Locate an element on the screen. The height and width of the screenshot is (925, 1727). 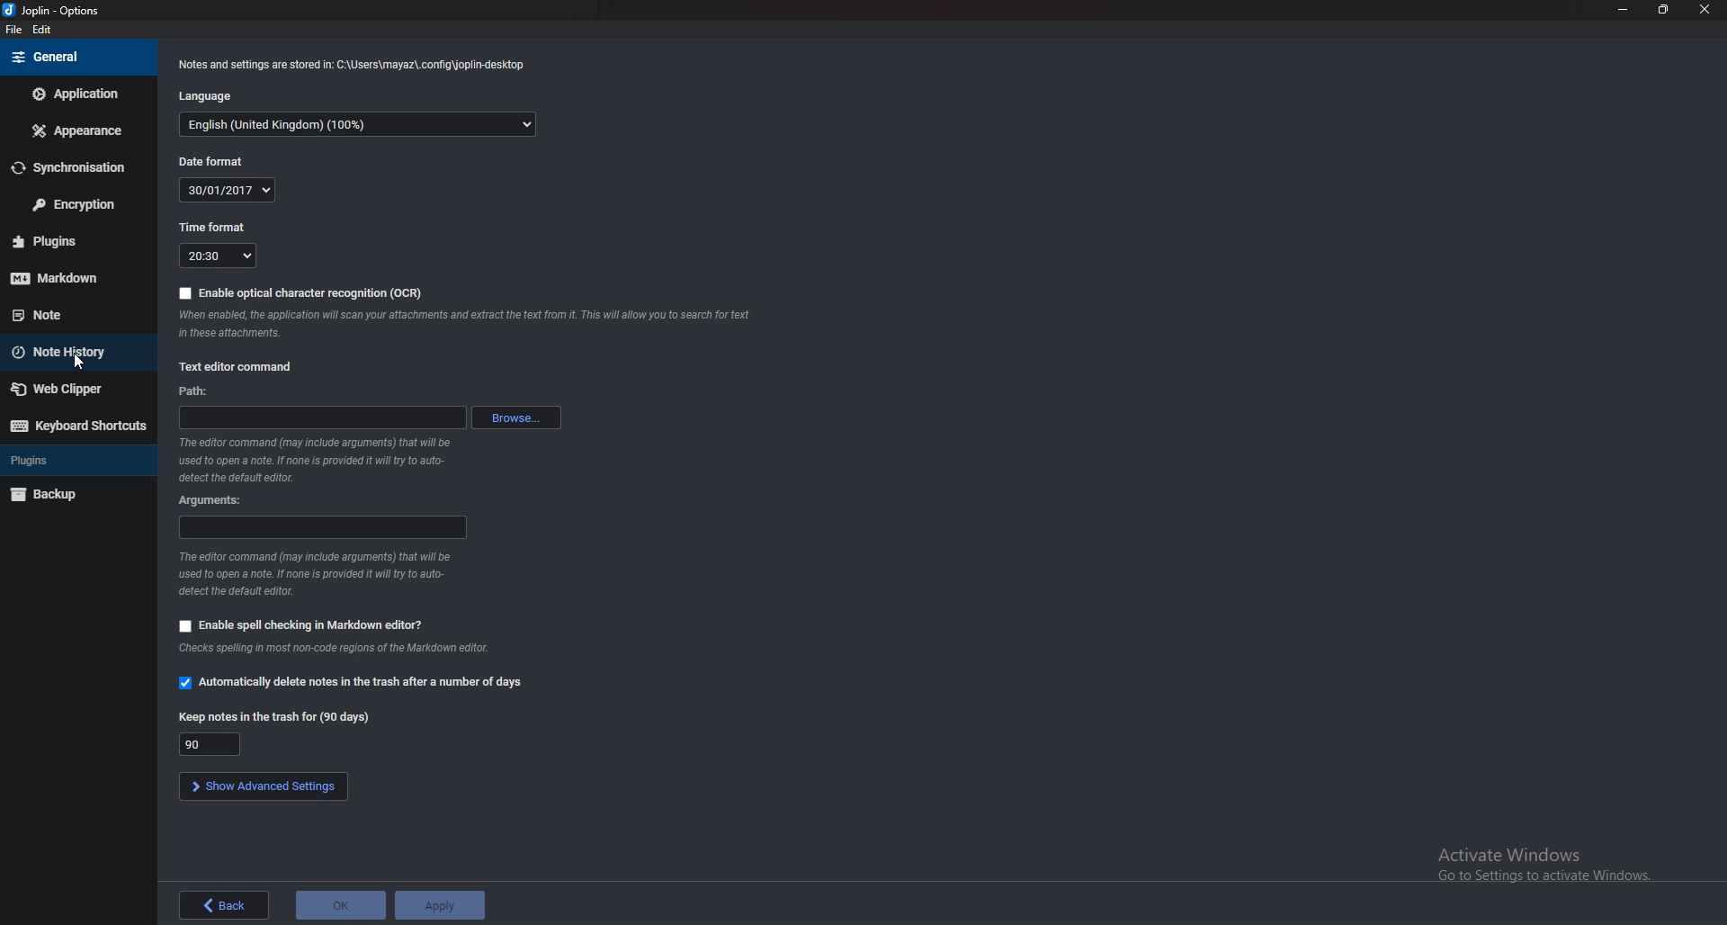
edit is located at coordinates (45, 30).